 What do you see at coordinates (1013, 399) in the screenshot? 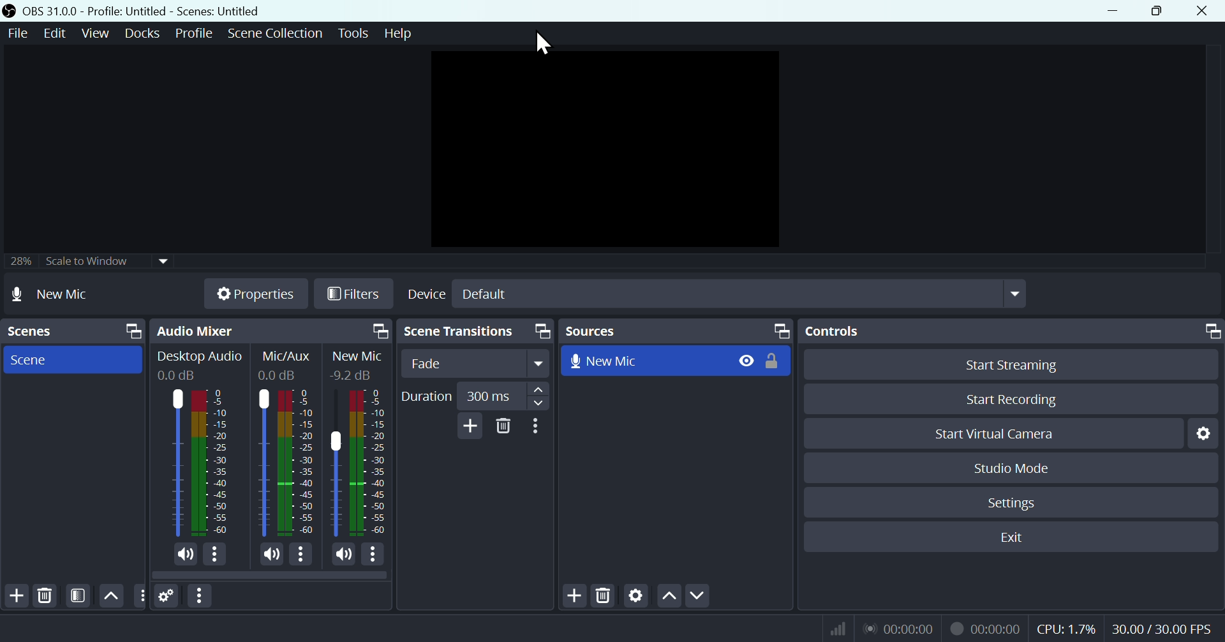
I see `Start recording` at bounding box center [1013, 399].